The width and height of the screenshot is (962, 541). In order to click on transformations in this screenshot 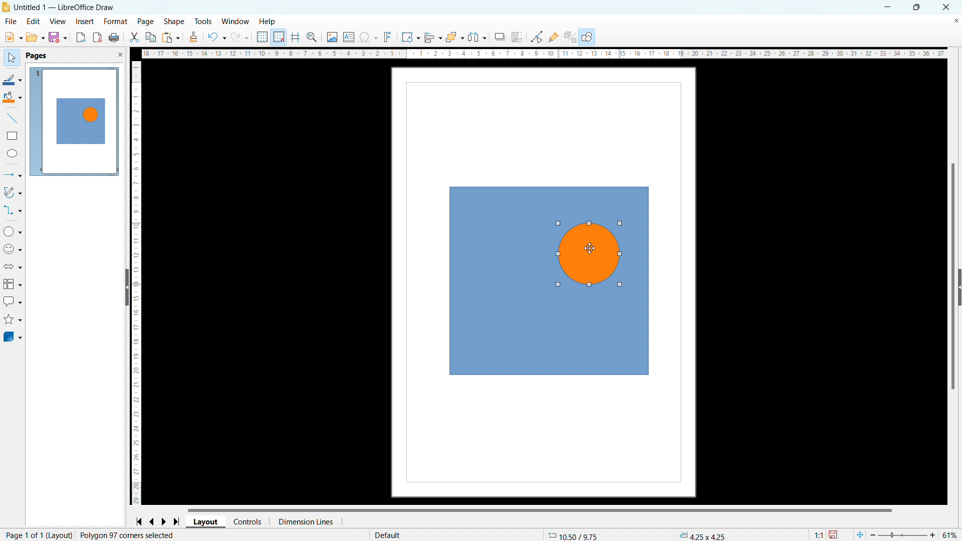, I will do `click(409, 37)`.